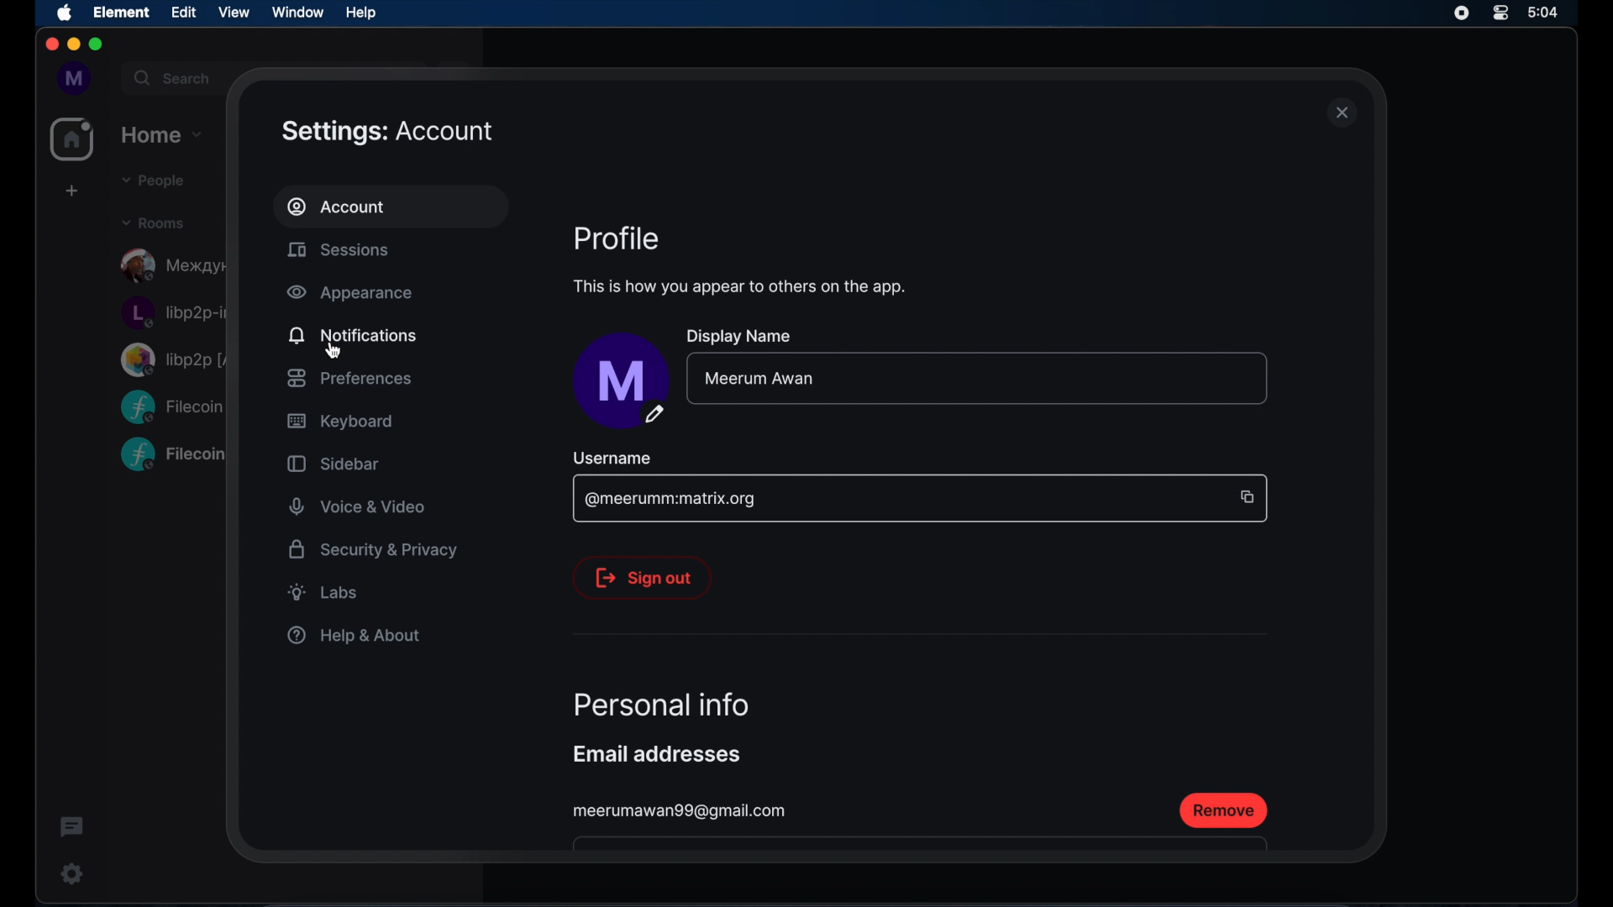 The width and height of the screenshot is (1613, 907). What do you see at coordinates (670, 500) in the screenshot?
I see `@meerumm:matrix.org` at bounding box center [670, 500].